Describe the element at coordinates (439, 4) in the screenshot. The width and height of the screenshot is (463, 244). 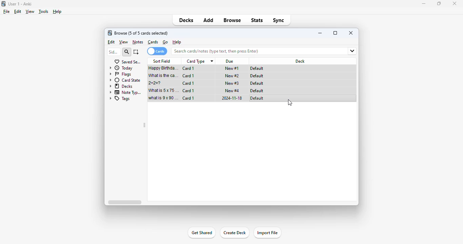
I see `maximize` at that location.